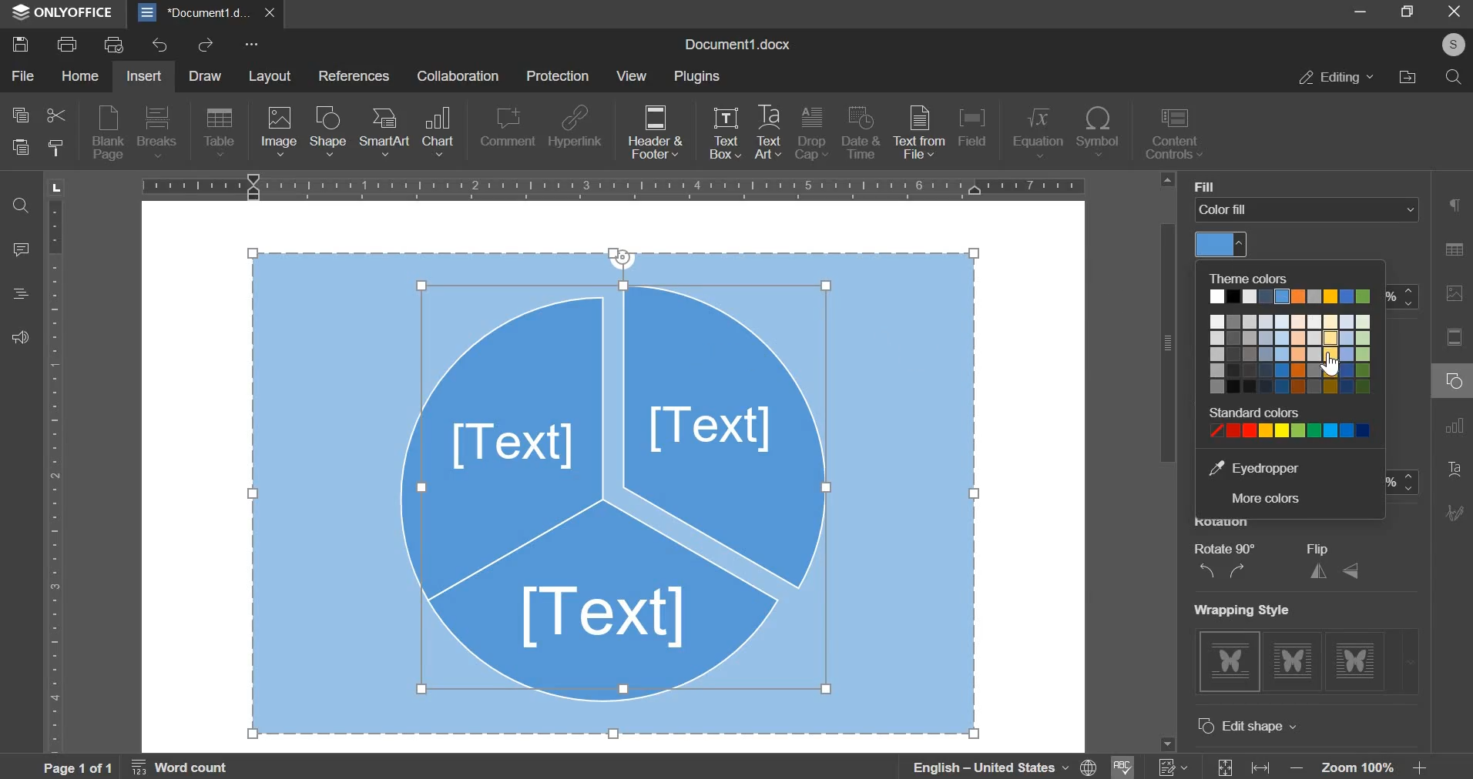  What do you see at coordinates (1269, 498) in the screenshot?
I see `more colors` at bounding box center [1269, 498].